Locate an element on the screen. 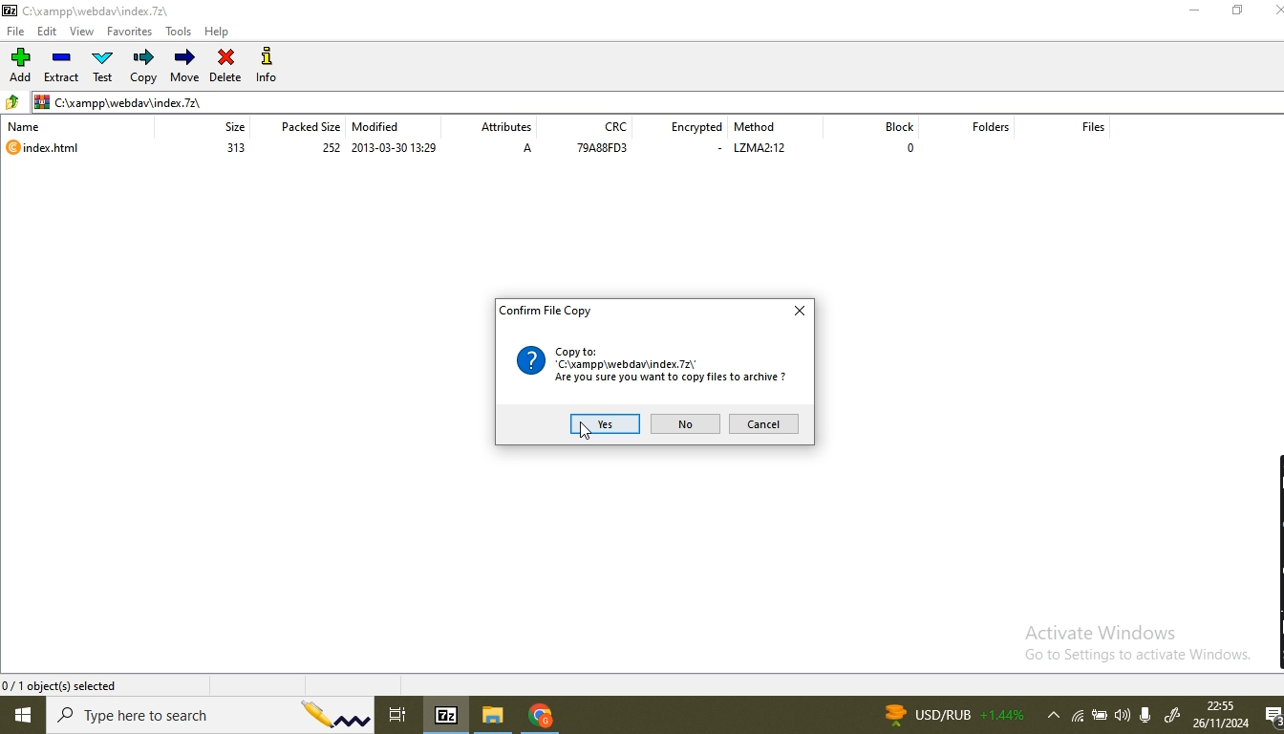  block is located at coordinates (886, 126).